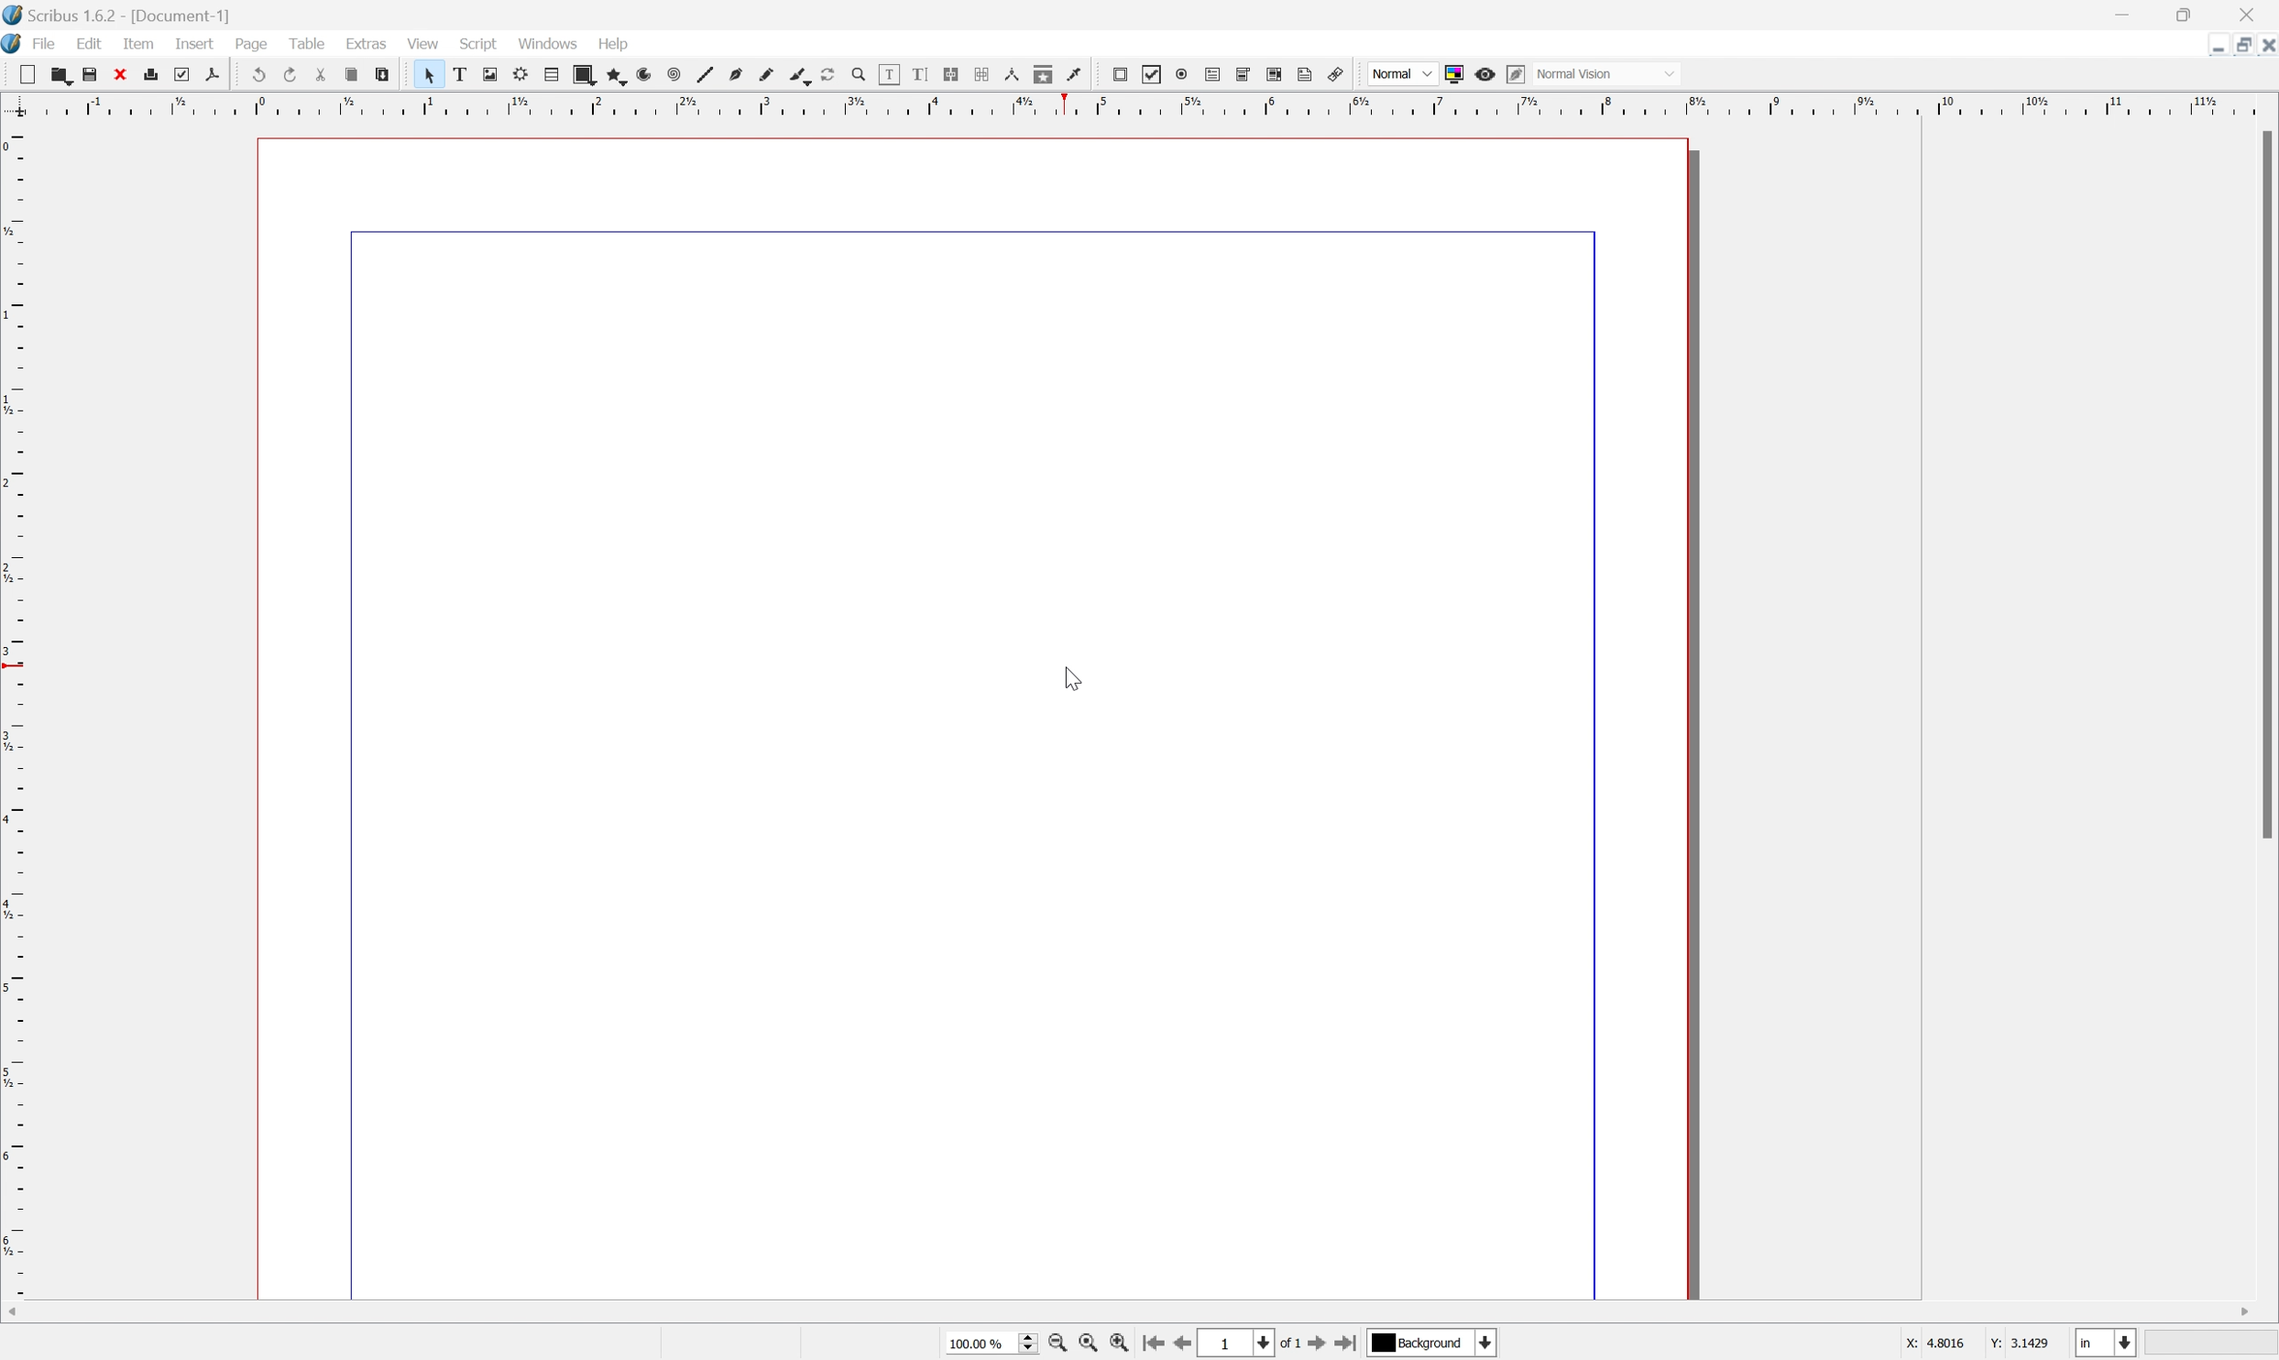 Image resolution: width=2279 pixels, height=1360 pixels. What do you see at coordinates (30, 76) in the screenshot?
I see `new` at bounding box center [30, 76].